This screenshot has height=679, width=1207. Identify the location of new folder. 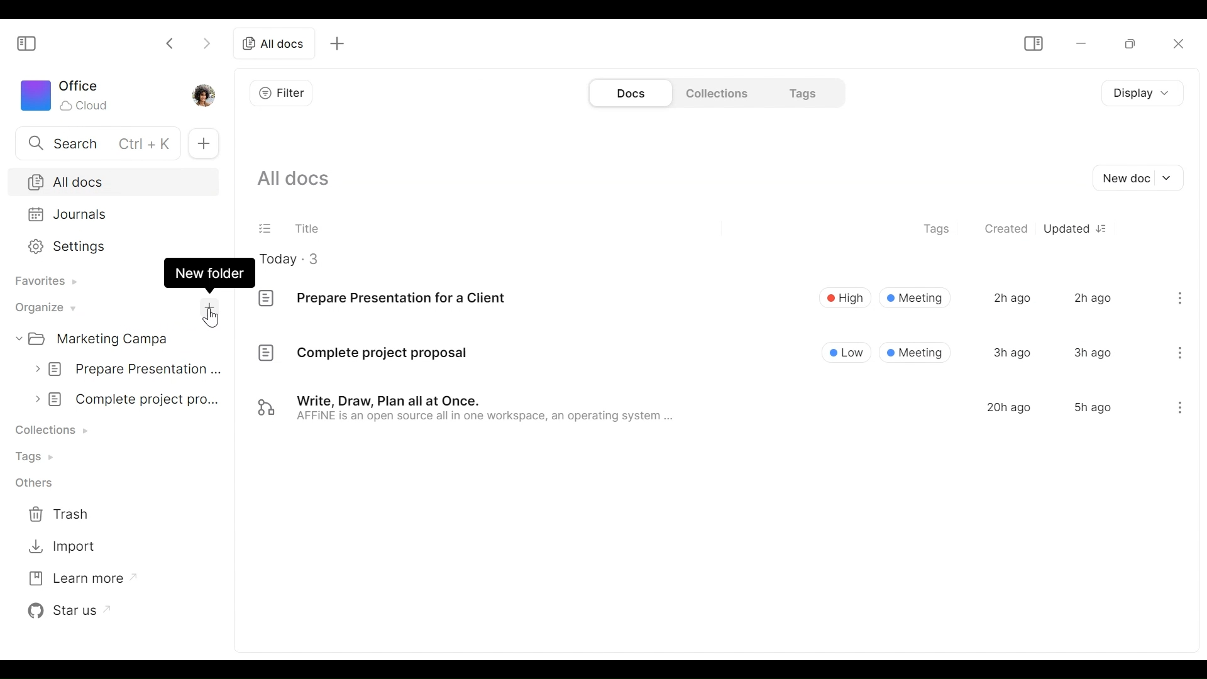
(210, 273).